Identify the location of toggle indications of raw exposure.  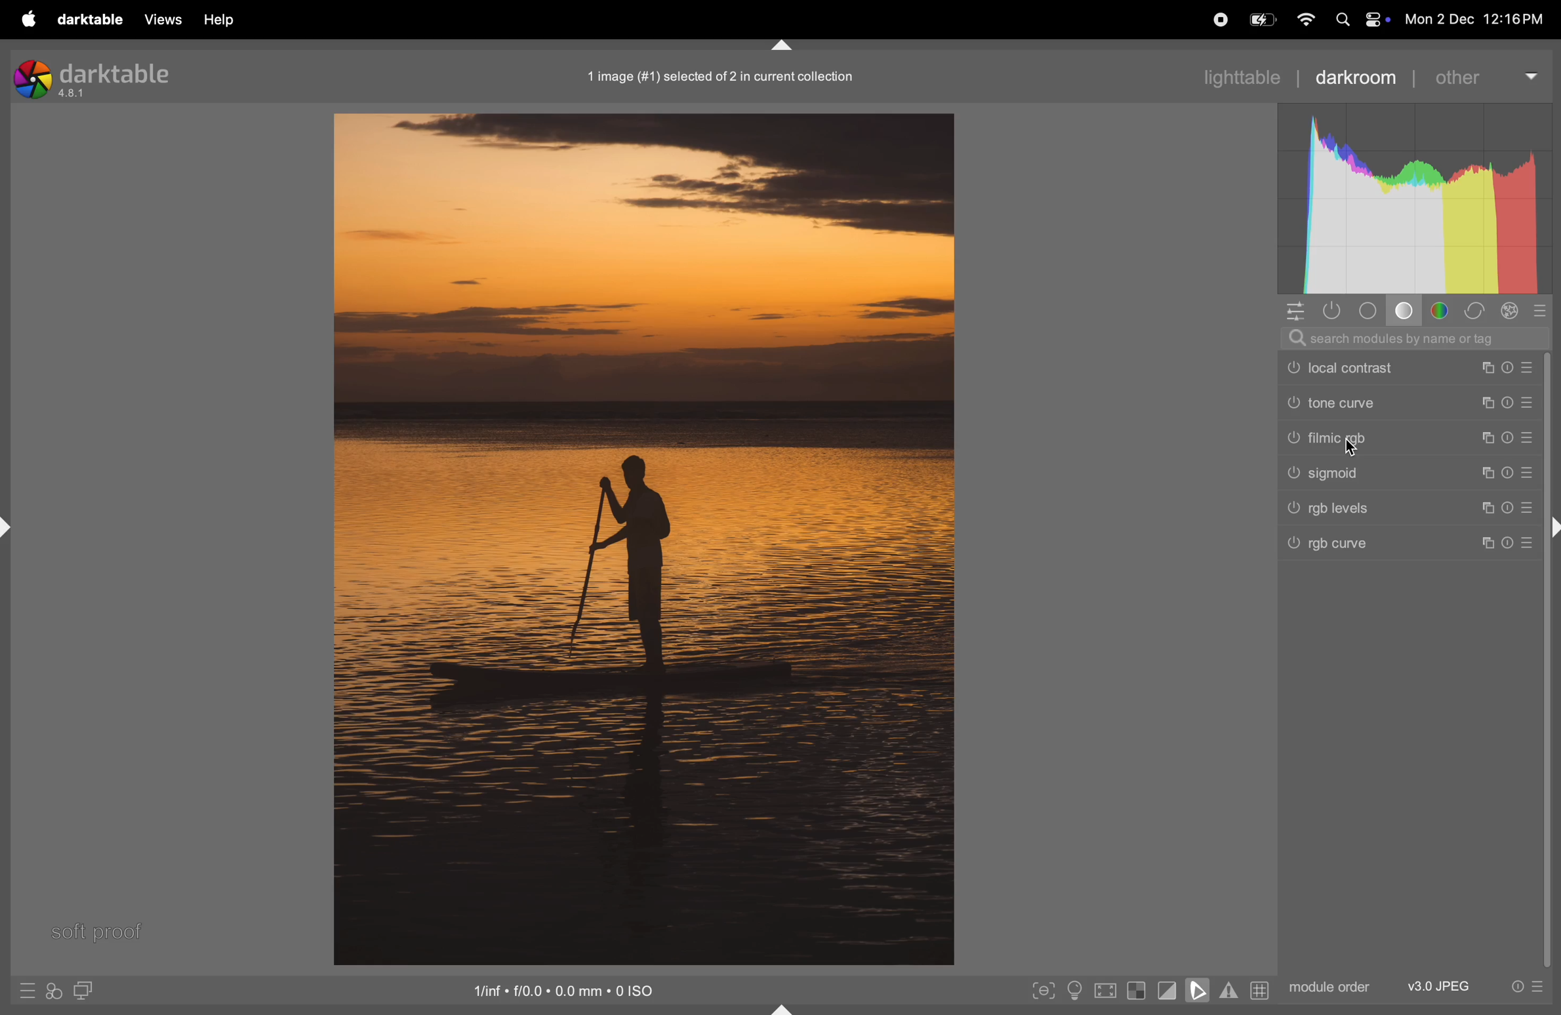
(1136, 990).